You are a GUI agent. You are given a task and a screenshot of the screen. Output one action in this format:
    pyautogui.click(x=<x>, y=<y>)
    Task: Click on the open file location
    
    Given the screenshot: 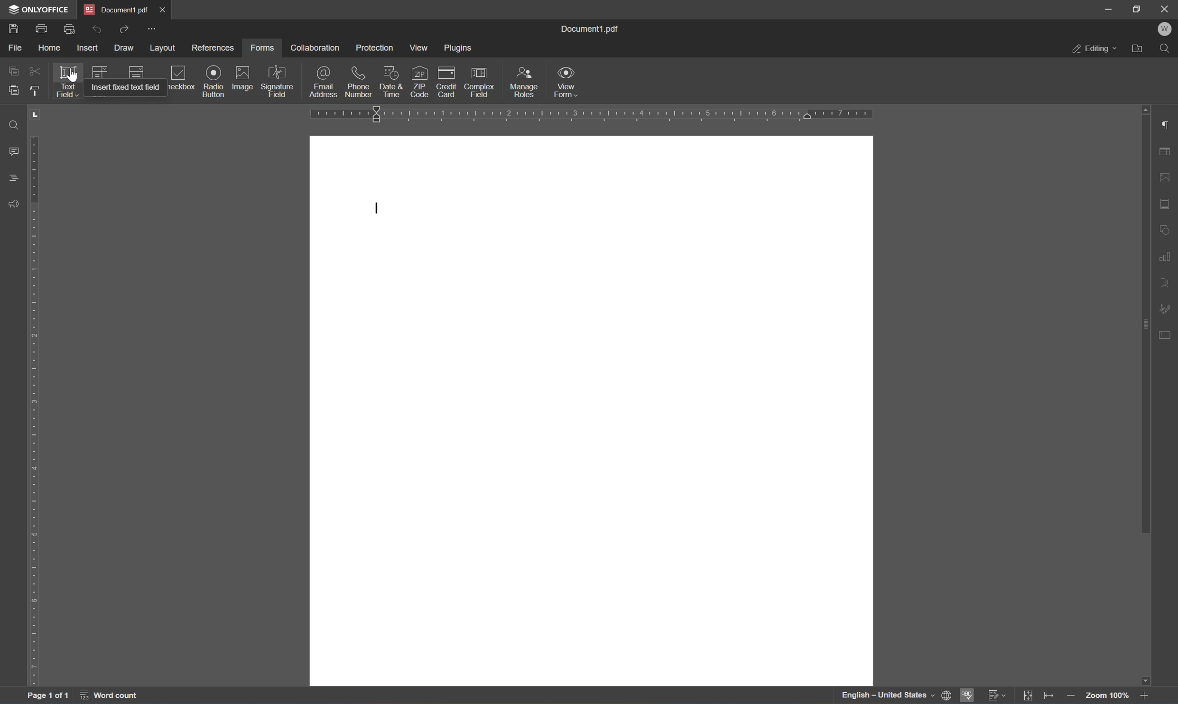 What is the action you would take?
    pyautogui.click(x=1139, y=50)
    